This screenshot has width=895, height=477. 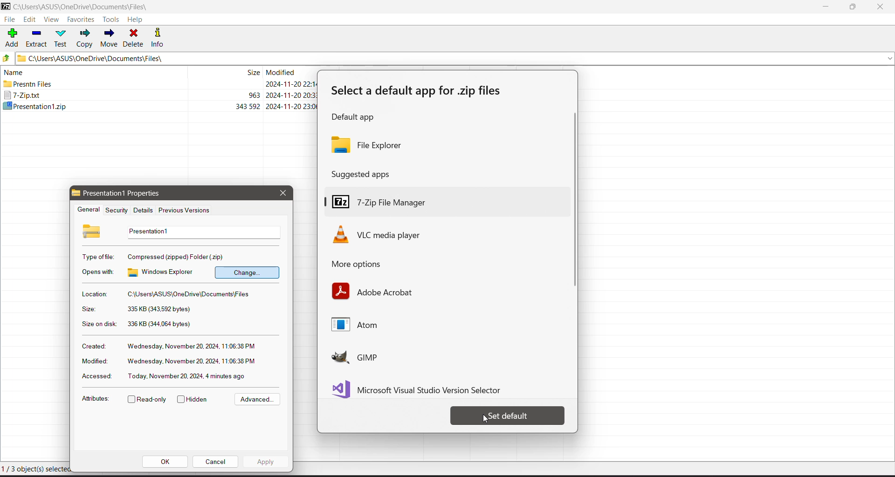 What do you see at coordinates (192, 361) in the screenshot?
I see `Modified Day, Date, Year and time` at bounding box center [192, 361].